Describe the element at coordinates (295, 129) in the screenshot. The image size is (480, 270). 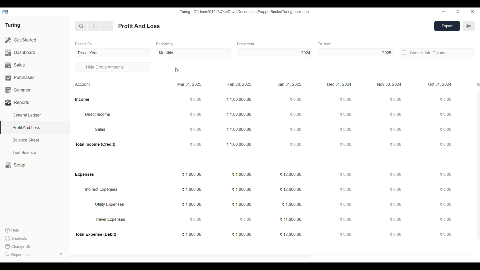
I see `0.00` at that location.